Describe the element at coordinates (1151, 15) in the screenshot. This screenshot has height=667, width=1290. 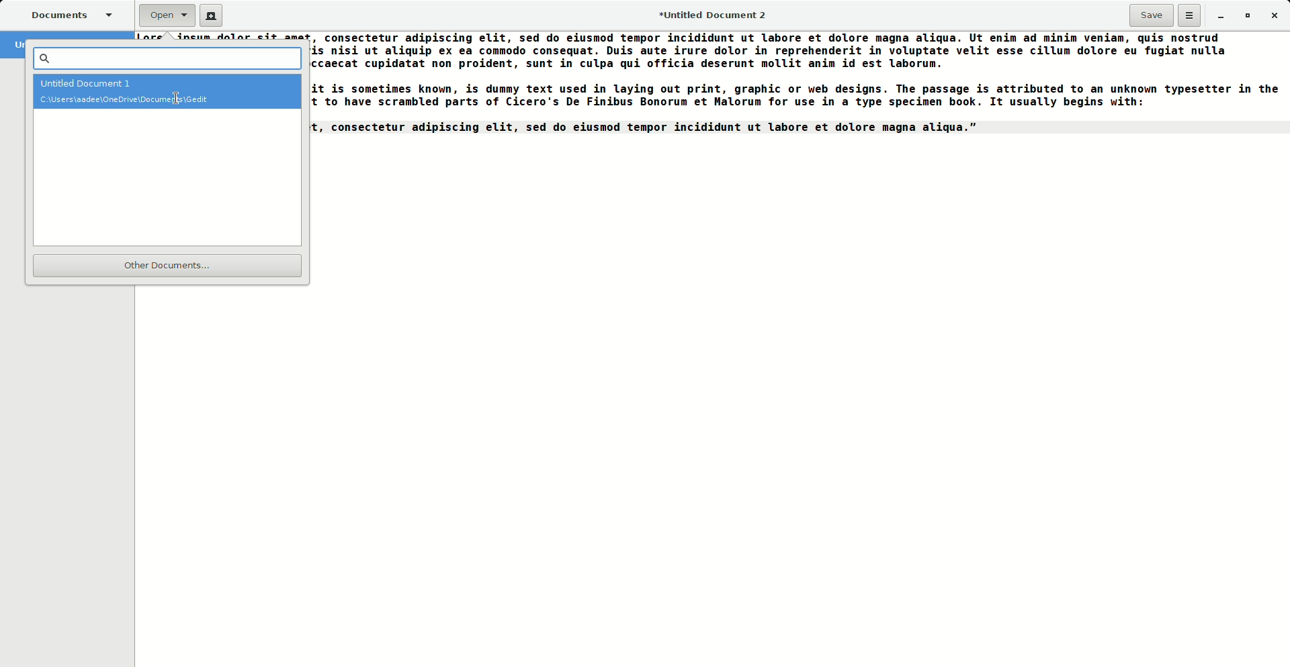
I see `Save` at that location.